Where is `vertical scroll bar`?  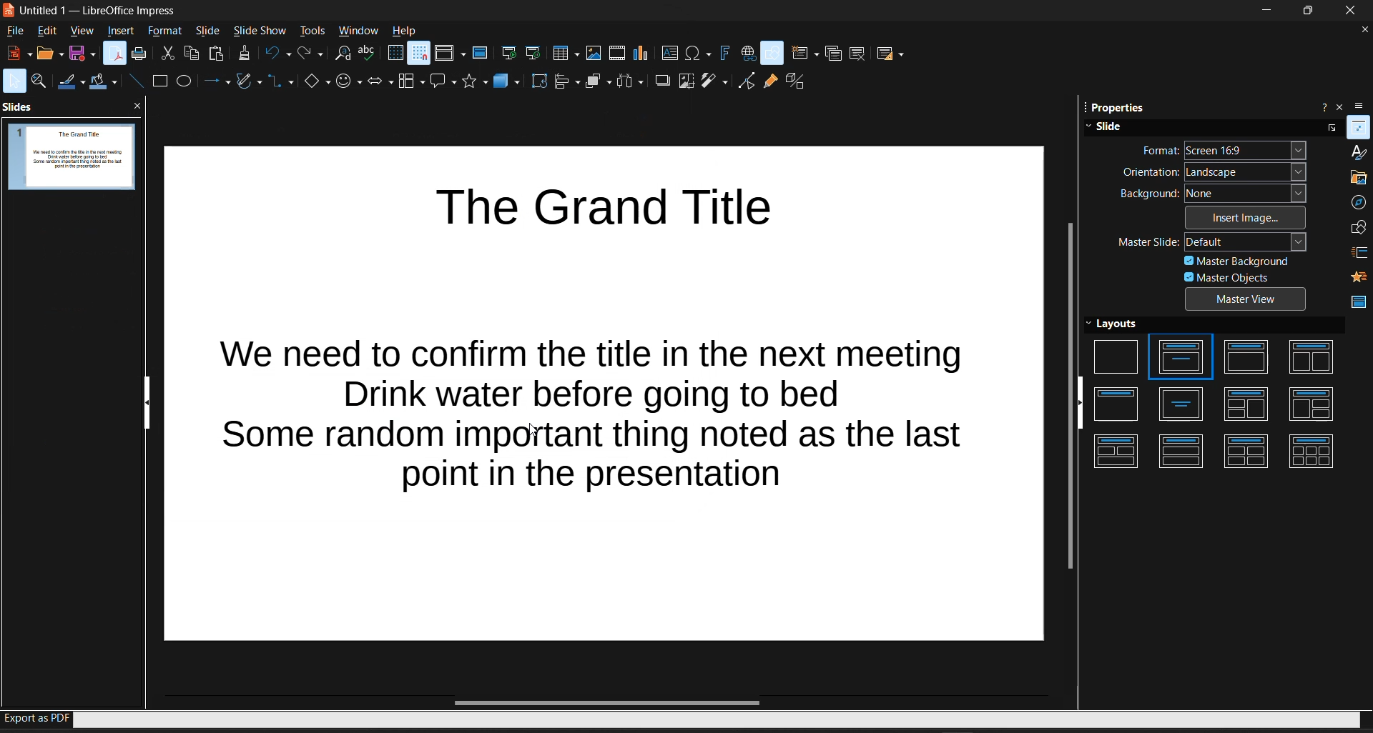 vertical scroll bar is located at coordinates (1070, 397).